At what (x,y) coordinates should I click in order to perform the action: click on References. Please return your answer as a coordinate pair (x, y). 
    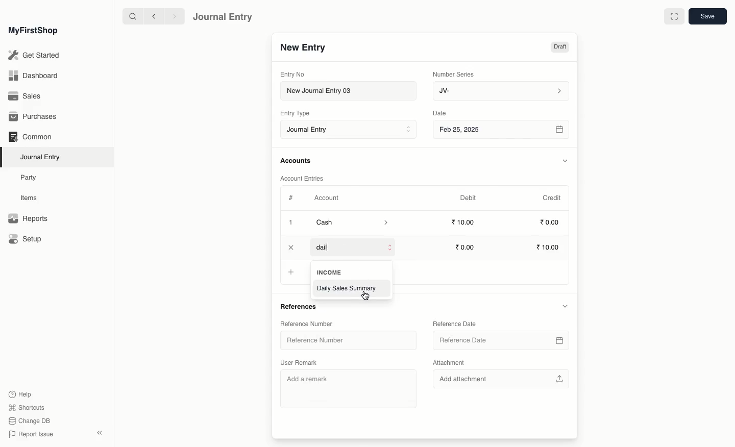
    Looking at the image, I should click on (301, 307).